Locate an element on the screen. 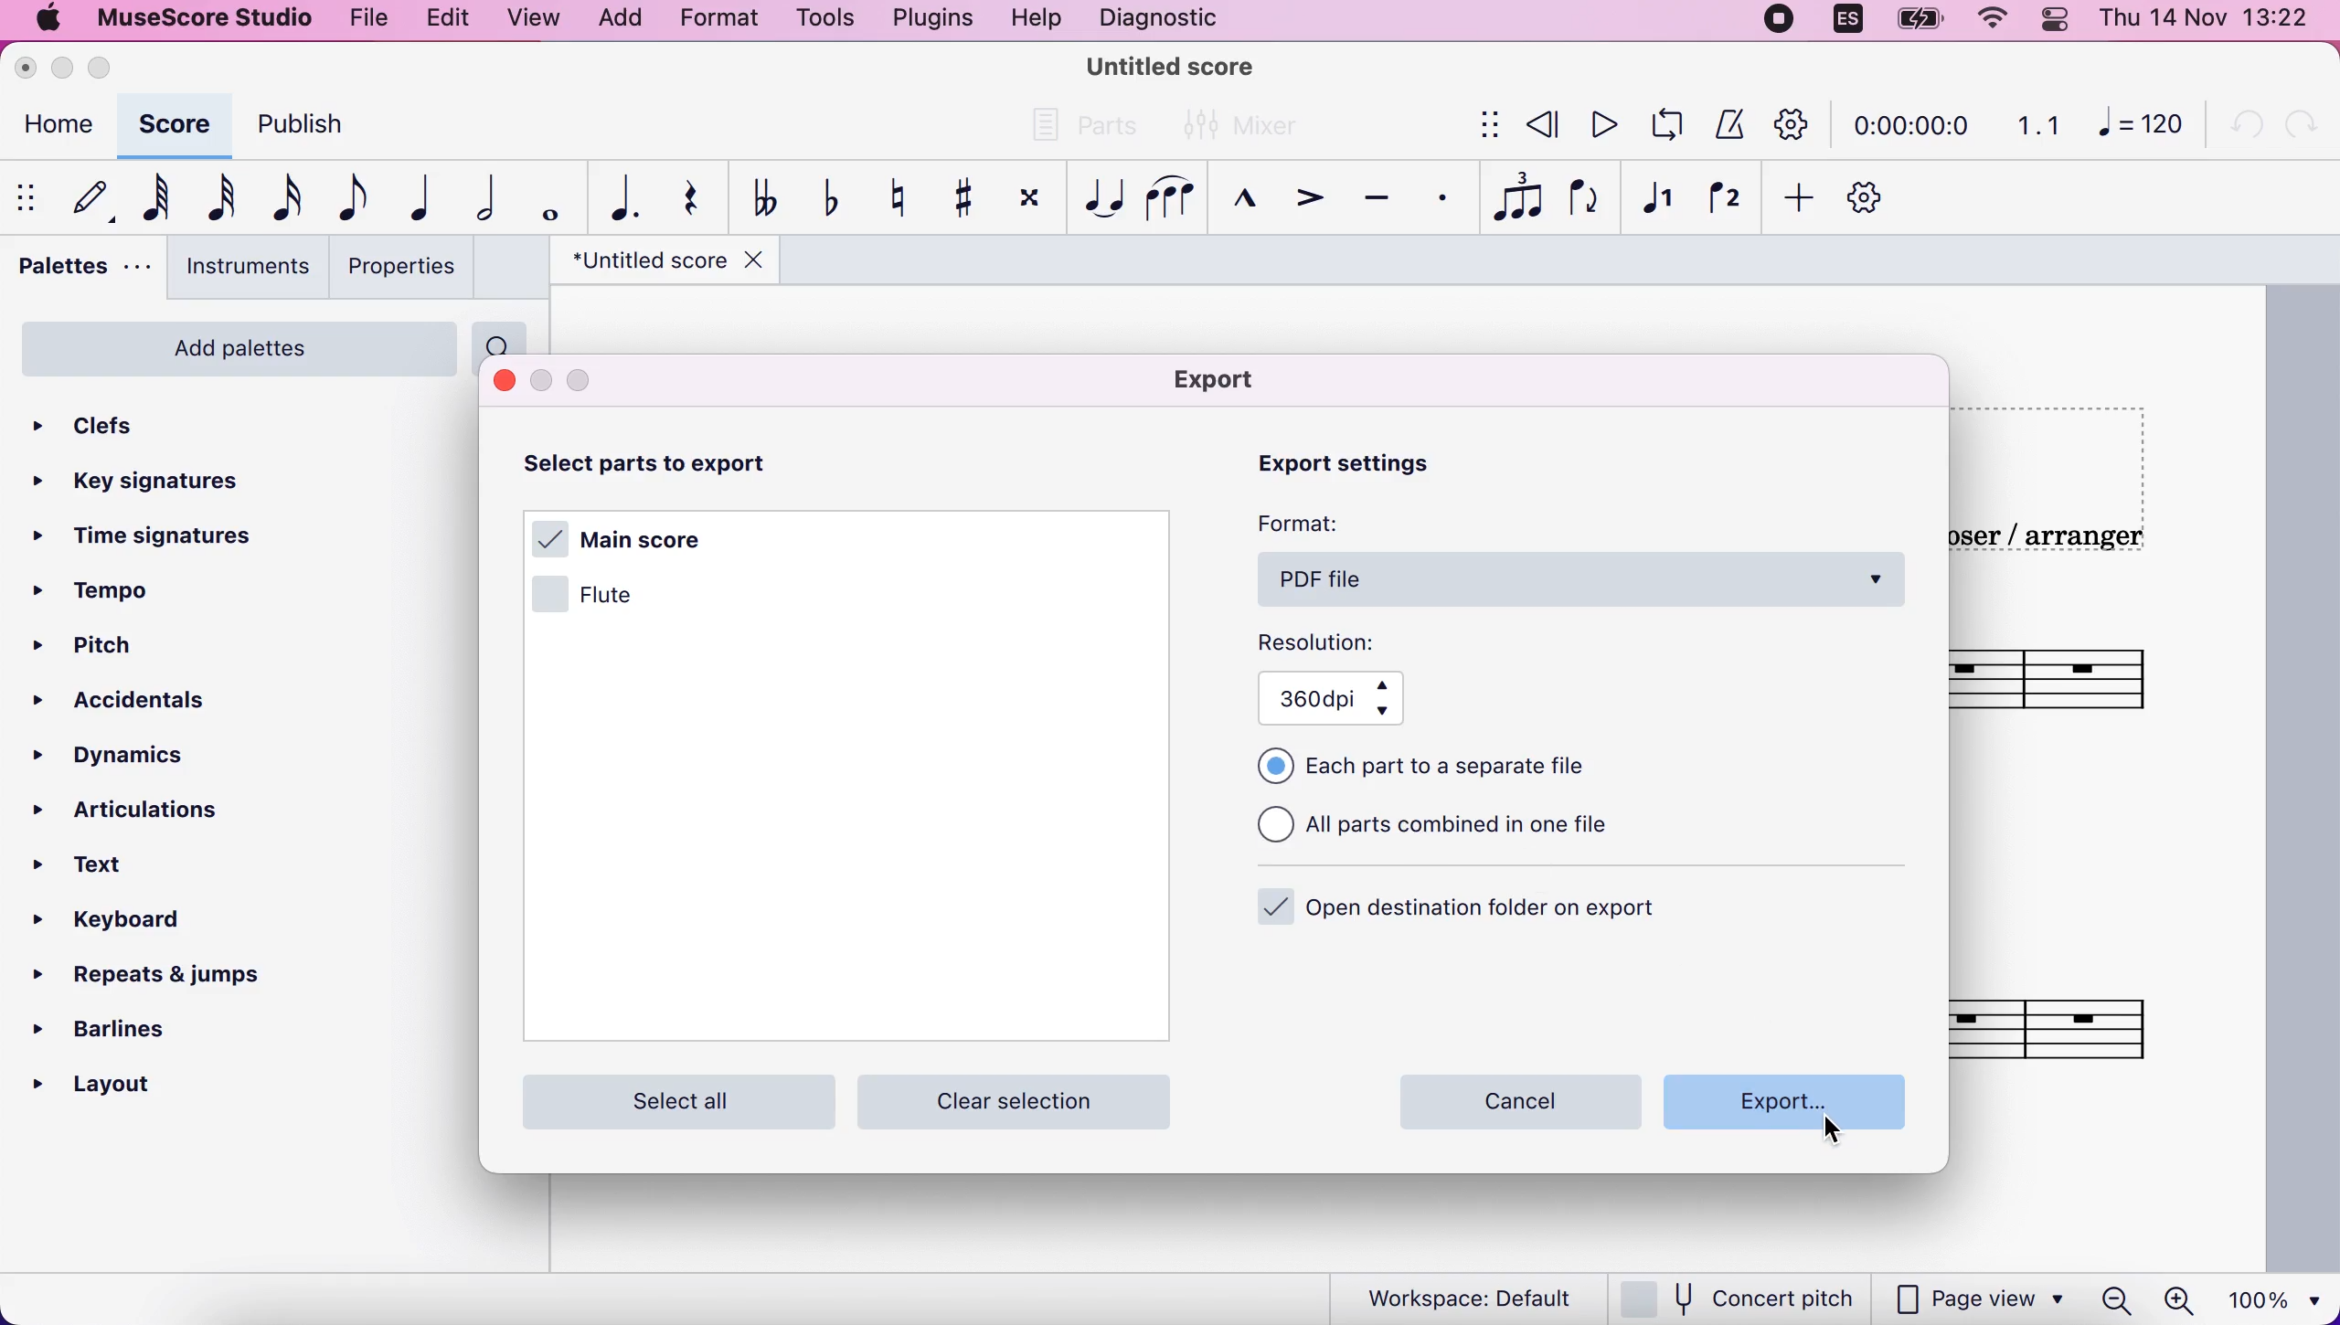 This screenshot has width=2340, height=1325. accidentals is located at coordinates (134, 709).